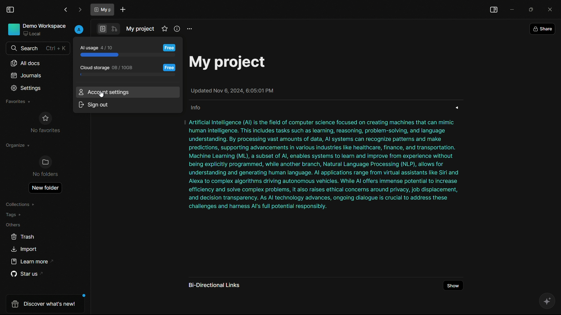  What do you see at coordinates (454, 285) in the screenshot?
I see `show` at bounding box center [454, 285].